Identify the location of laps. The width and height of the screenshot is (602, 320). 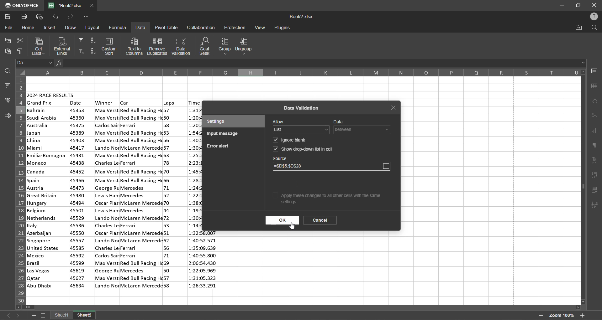
(168, 199).